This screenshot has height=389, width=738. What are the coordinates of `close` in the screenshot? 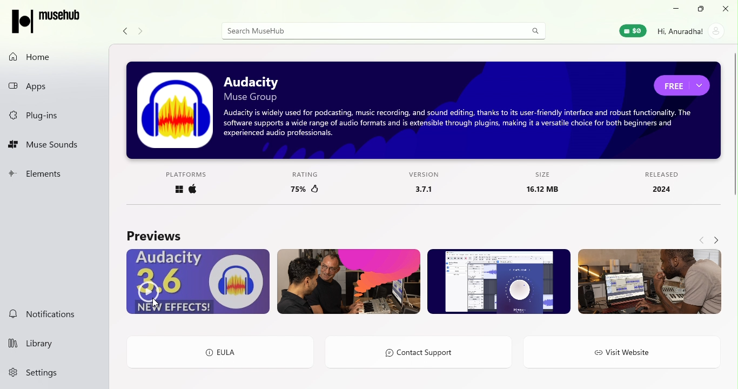 It's located at (726, 9).